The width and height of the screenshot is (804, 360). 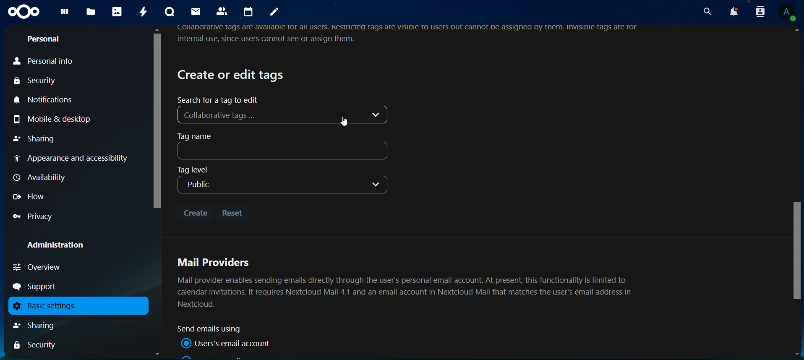 I want to click on talk, so click(x=169, y=12).